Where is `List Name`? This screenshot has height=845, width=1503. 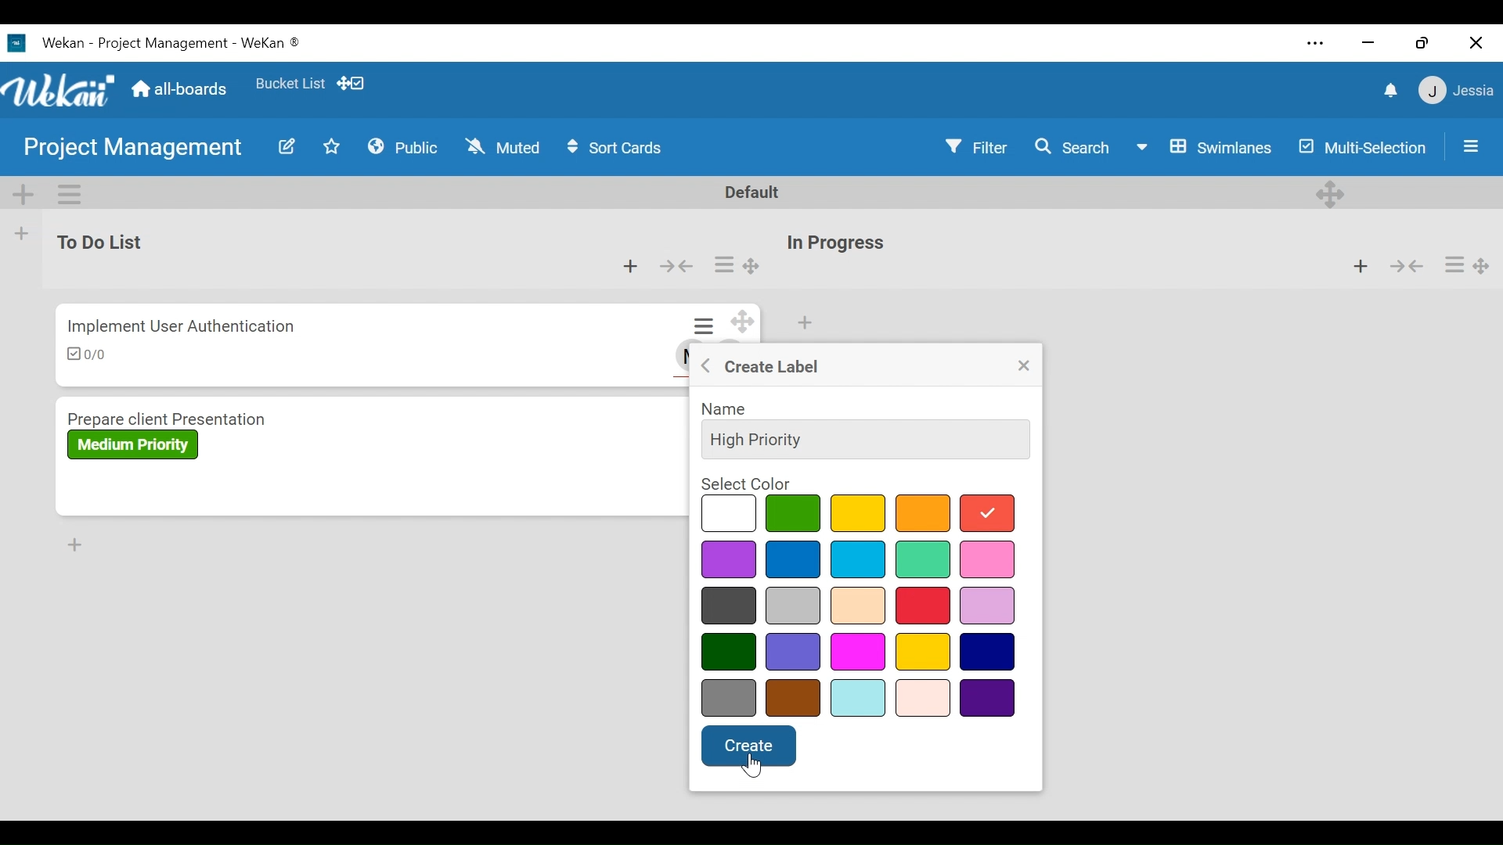
List Name is located at coordinates (97, 242).